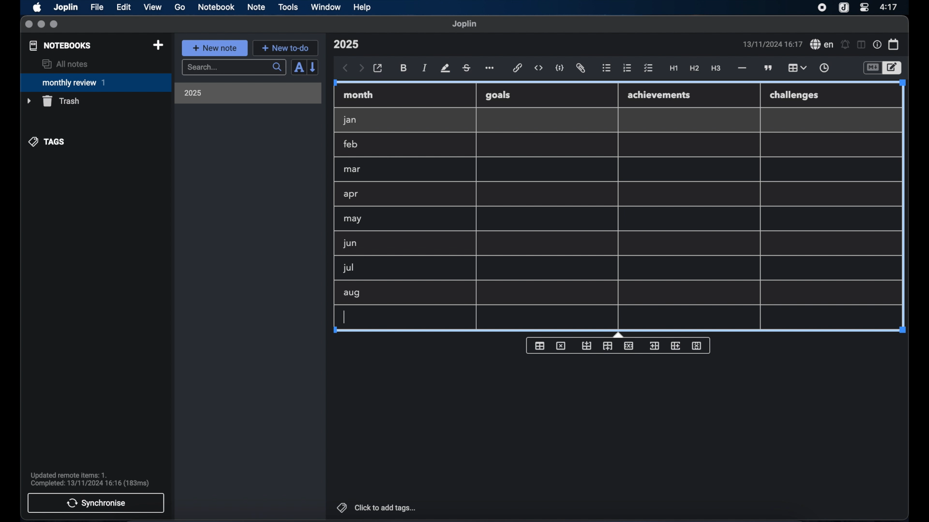 The width and height of the screenshot is (929, 522). I want to click on challenges, so click(795, 96).